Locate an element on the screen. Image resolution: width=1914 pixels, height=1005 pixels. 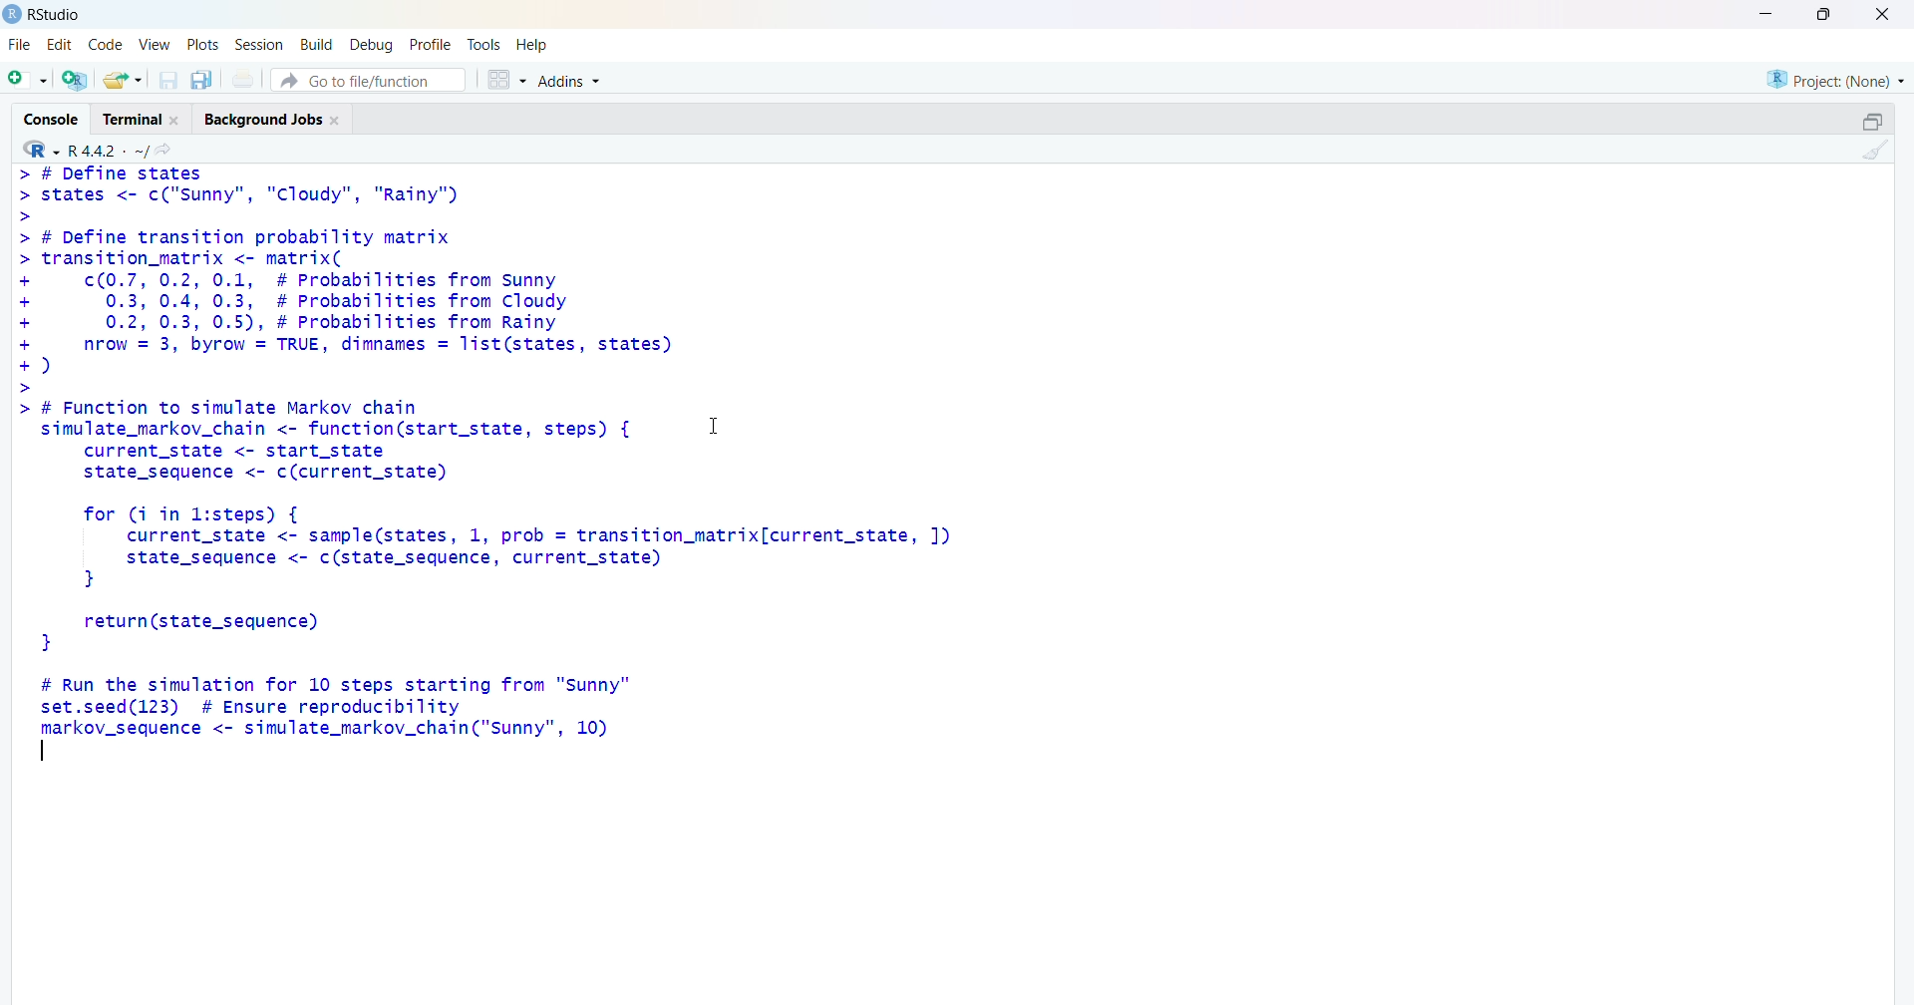
> # Define states> states <- c("sunny", "Cloudy", "Rainy")>> # Define transition probability matrix> transition_matrix <- matrix(- c(0.7, 0.2, 0.1, # Probabilities from Sunny+ 0.3, 0.4, 0.3, # Probabilities from Cloudy+ 0.2, 0.3, 0.5), # Probabilities from Rainy- nrow = 3, byrow = TRUE, dimnames = list(states, states)+)>- is located at coordinates (358, 279).